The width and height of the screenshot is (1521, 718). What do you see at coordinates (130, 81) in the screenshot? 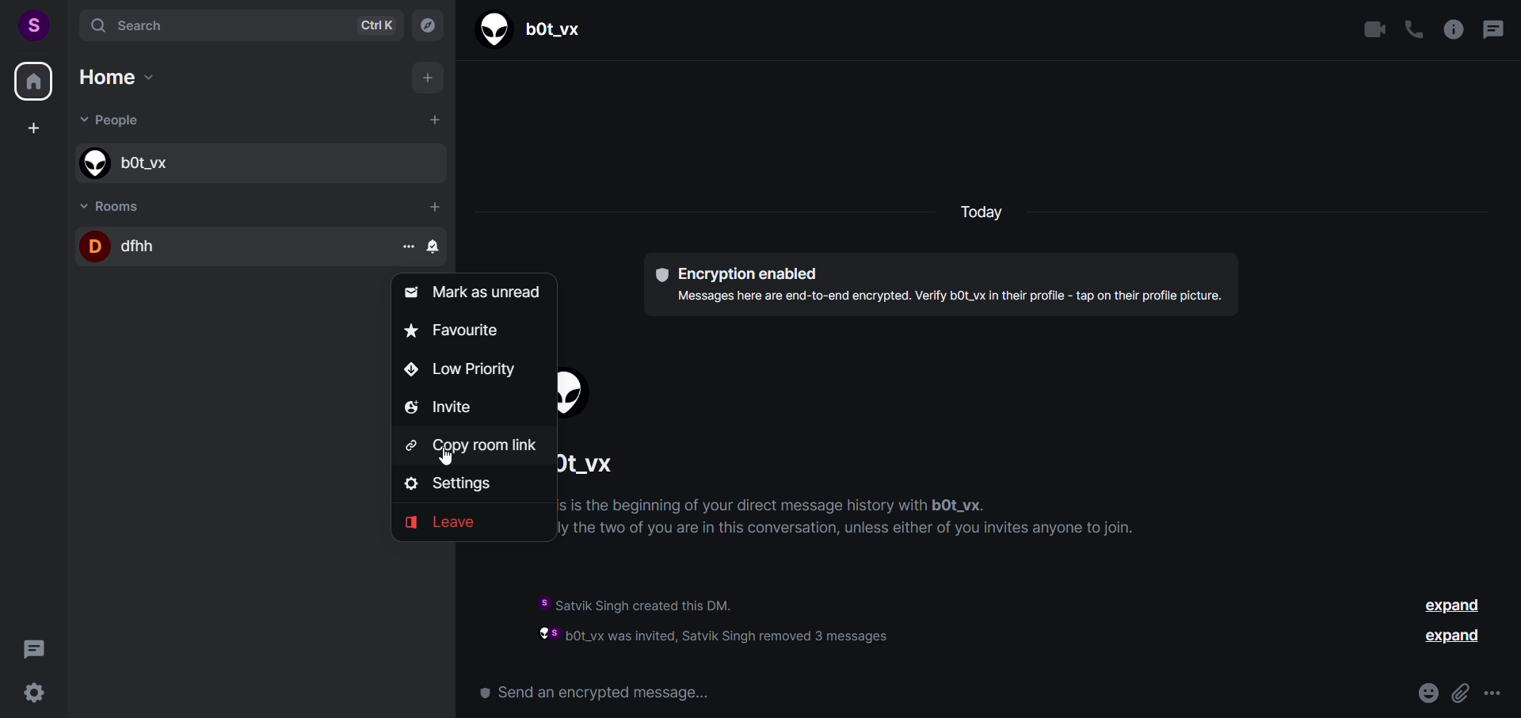
I see `home options` at bounding box center [130, 81].